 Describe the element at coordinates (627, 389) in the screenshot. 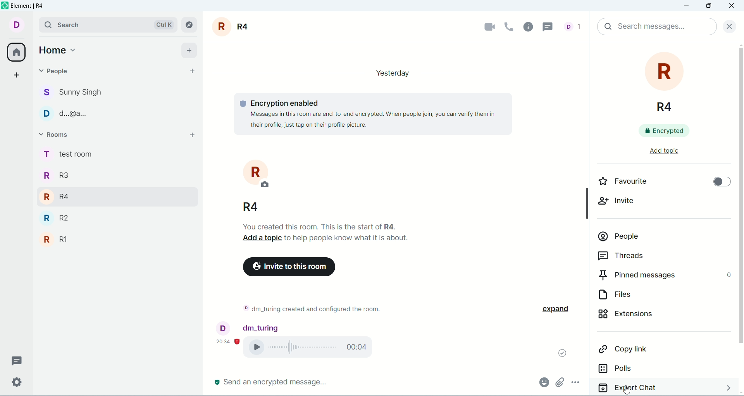

I see `pointer cursor` at that location.